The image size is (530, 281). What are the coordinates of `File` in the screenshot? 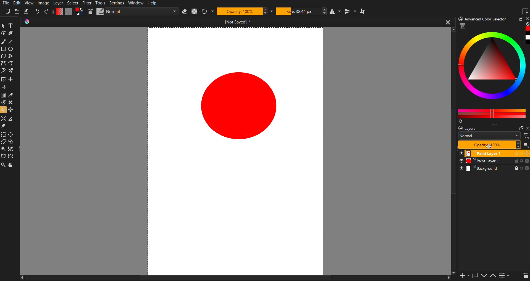 It's located at (5, 4).